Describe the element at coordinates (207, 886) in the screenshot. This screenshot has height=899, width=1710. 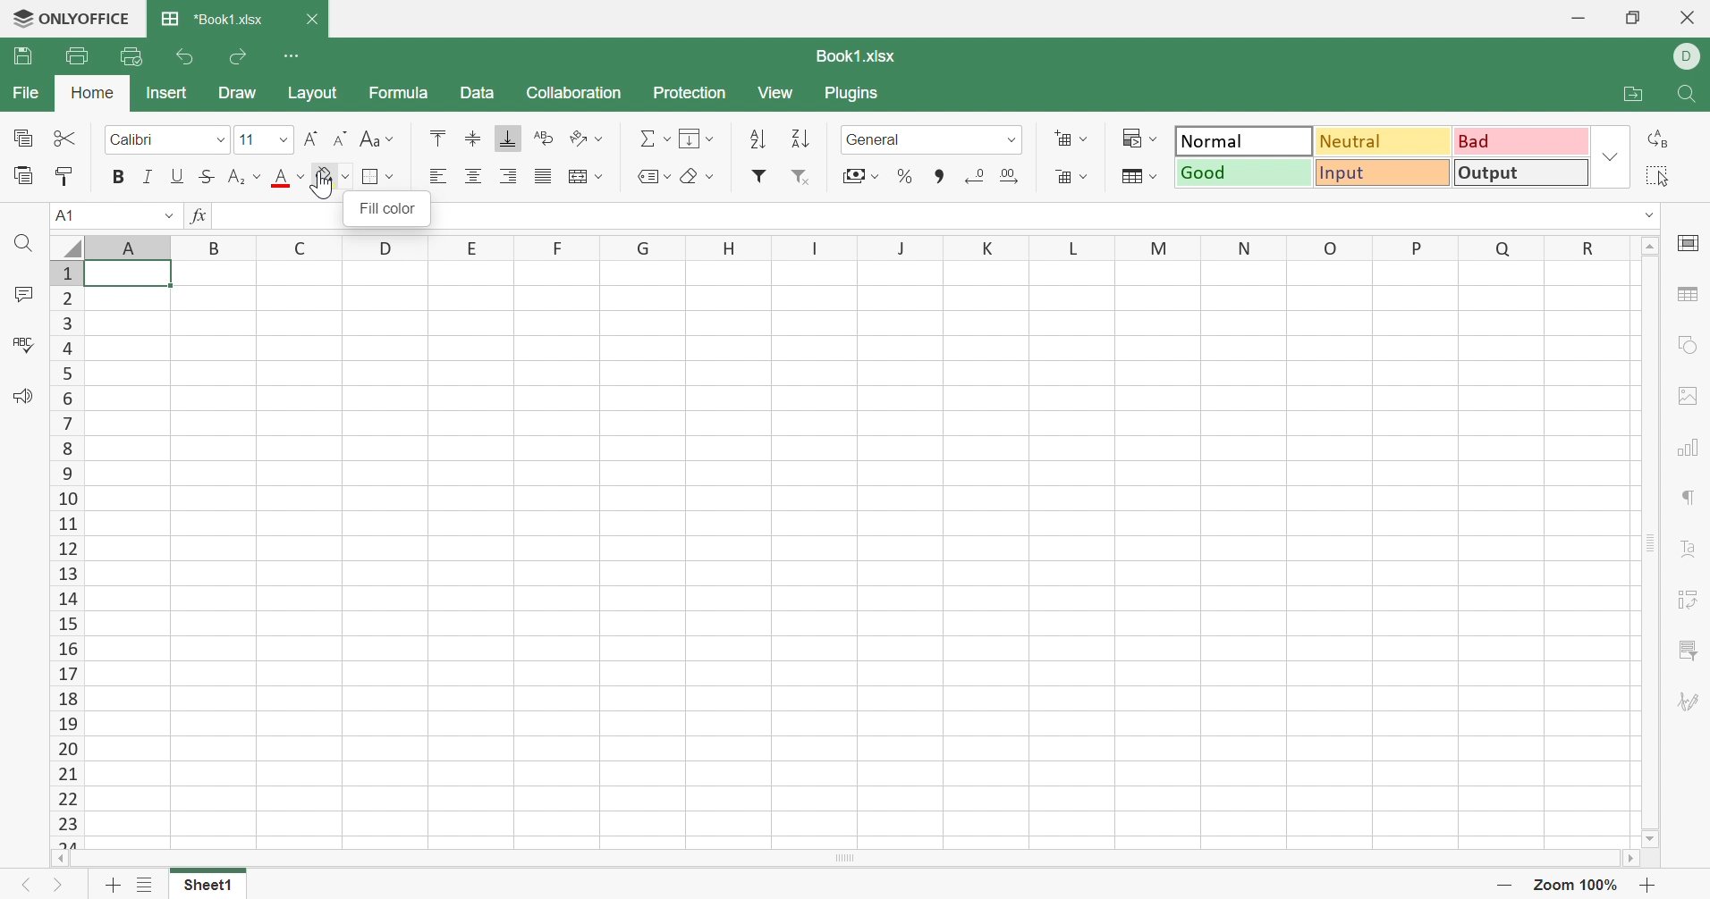
I see `Select1` at that location.